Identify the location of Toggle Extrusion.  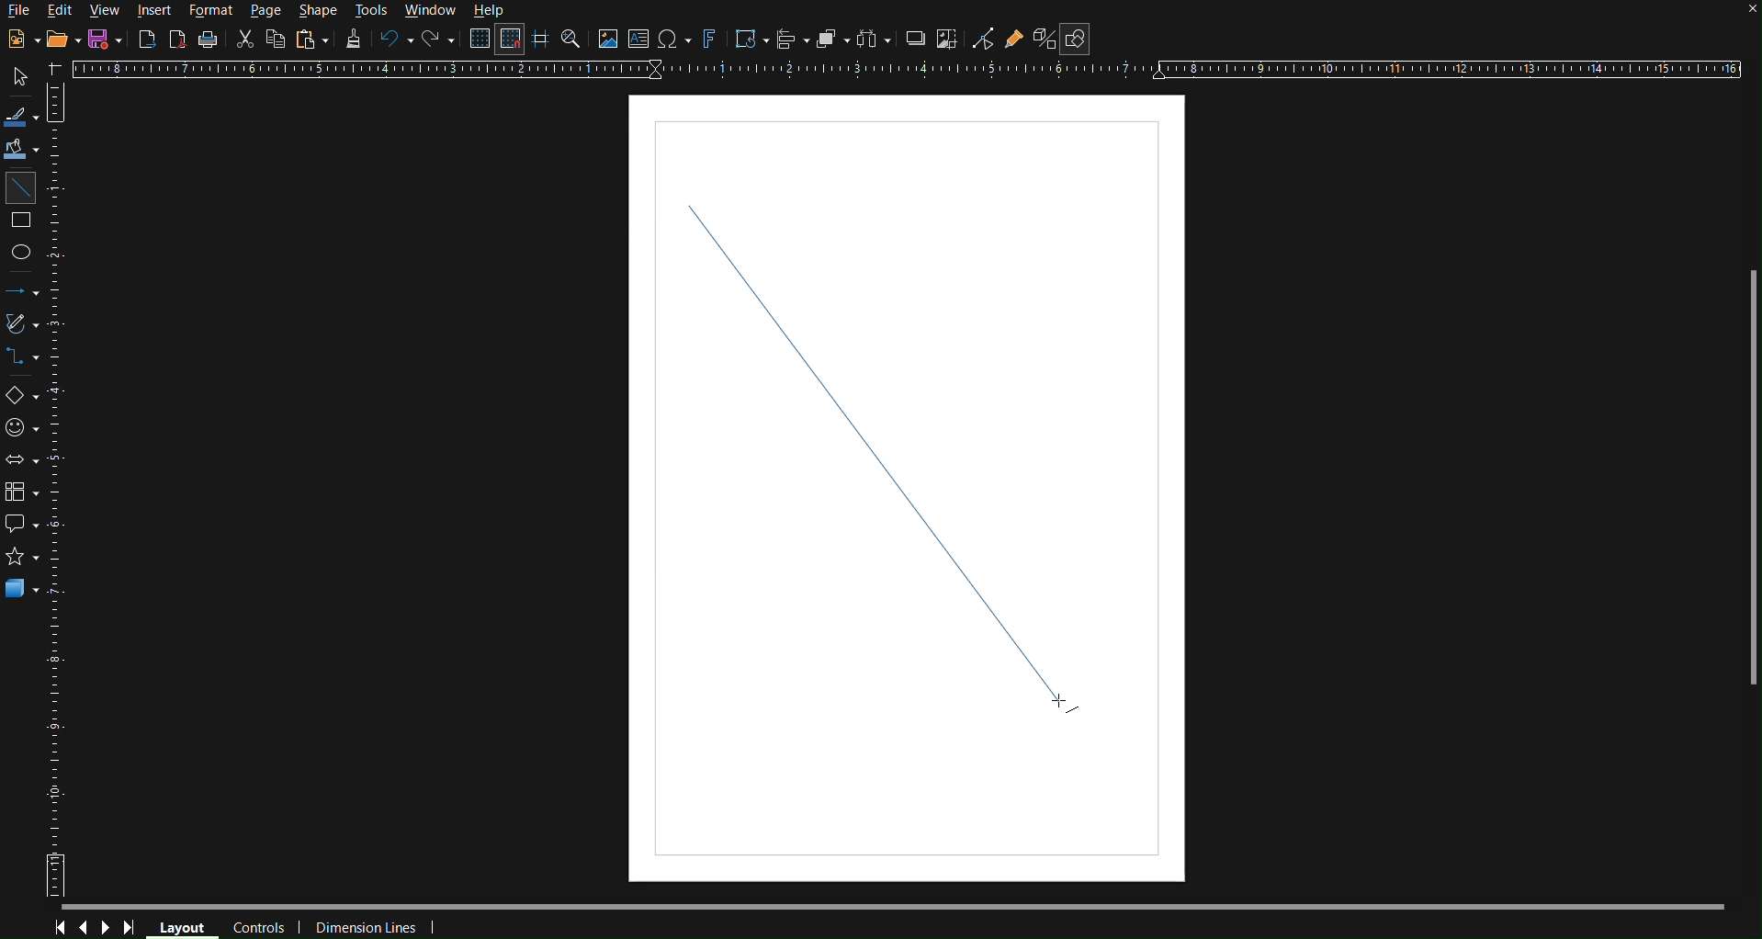
(1044, 39).